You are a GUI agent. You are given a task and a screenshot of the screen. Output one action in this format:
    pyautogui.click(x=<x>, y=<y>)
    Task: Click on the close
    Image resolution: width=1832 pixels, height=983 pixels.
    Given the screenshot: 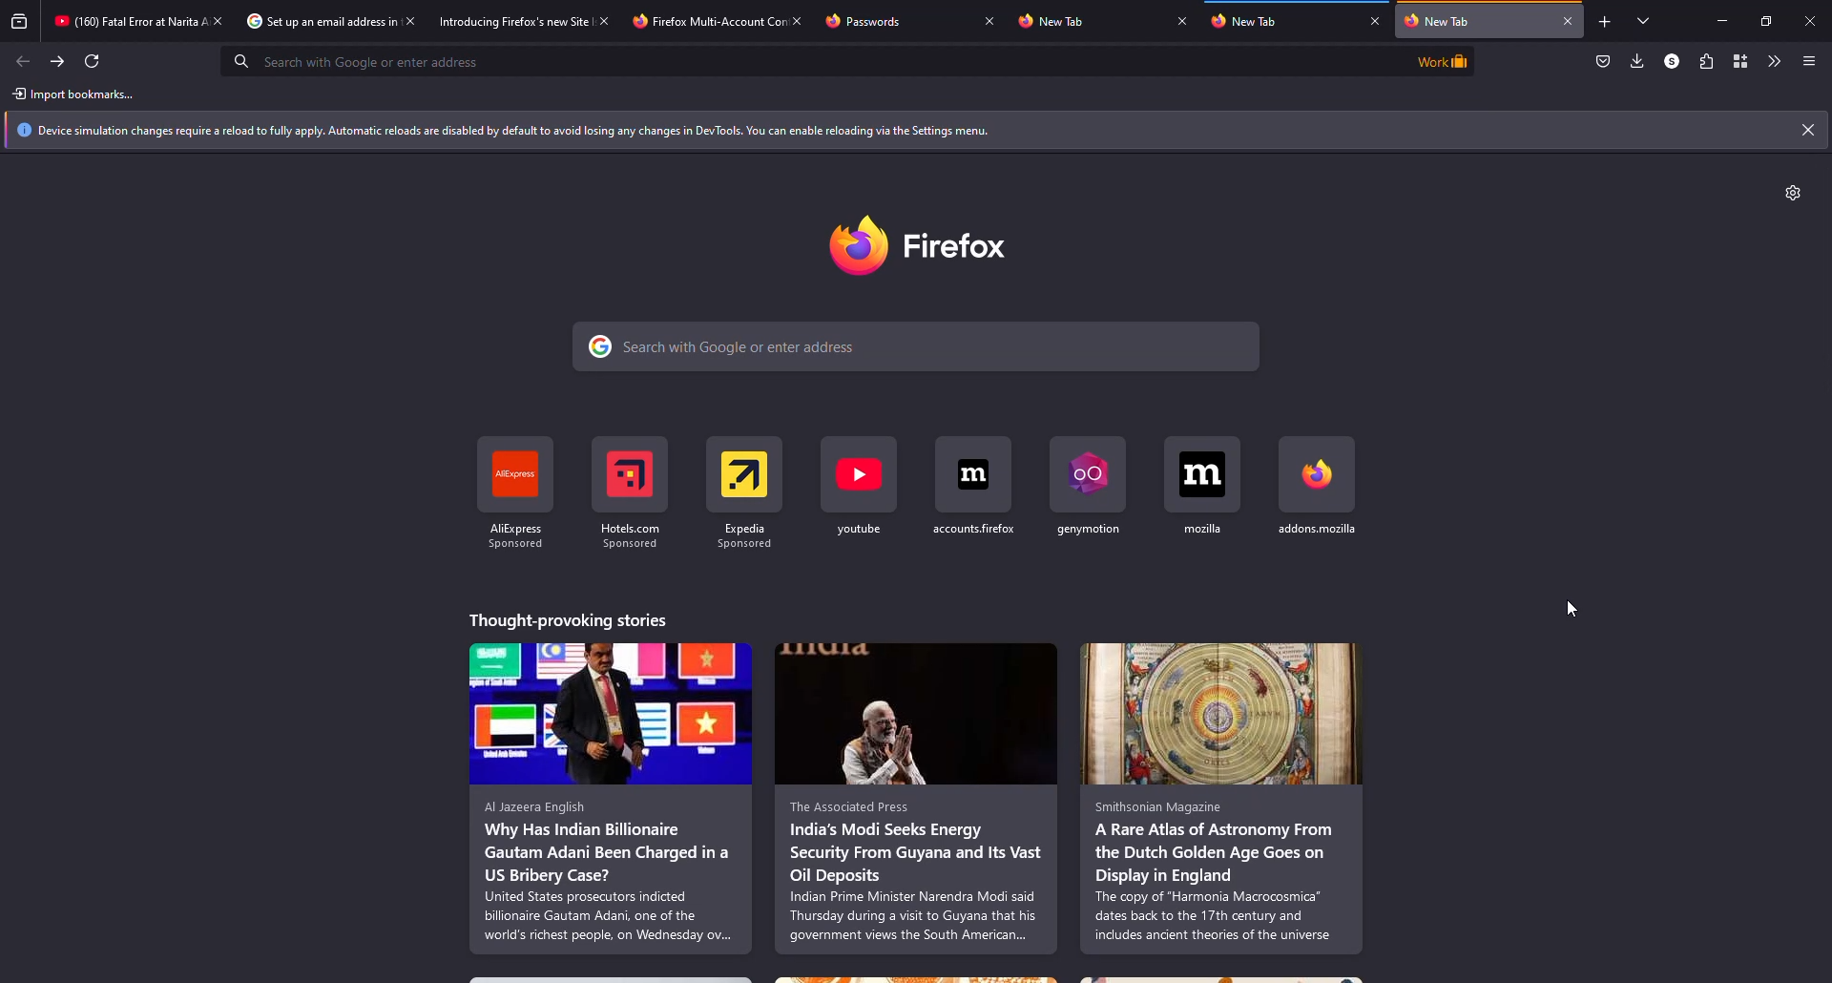 What is the action you would take?
    pyautogui.click(x=1569, y=20)
    